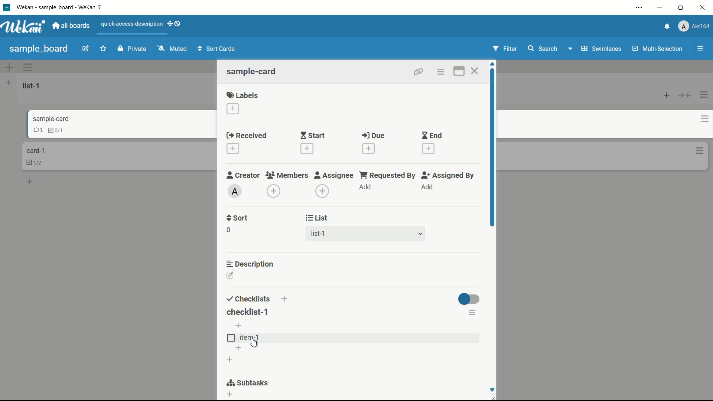  Describe the element at coordinates (318, 234) in the screenshot. I see `list-1` at that location.